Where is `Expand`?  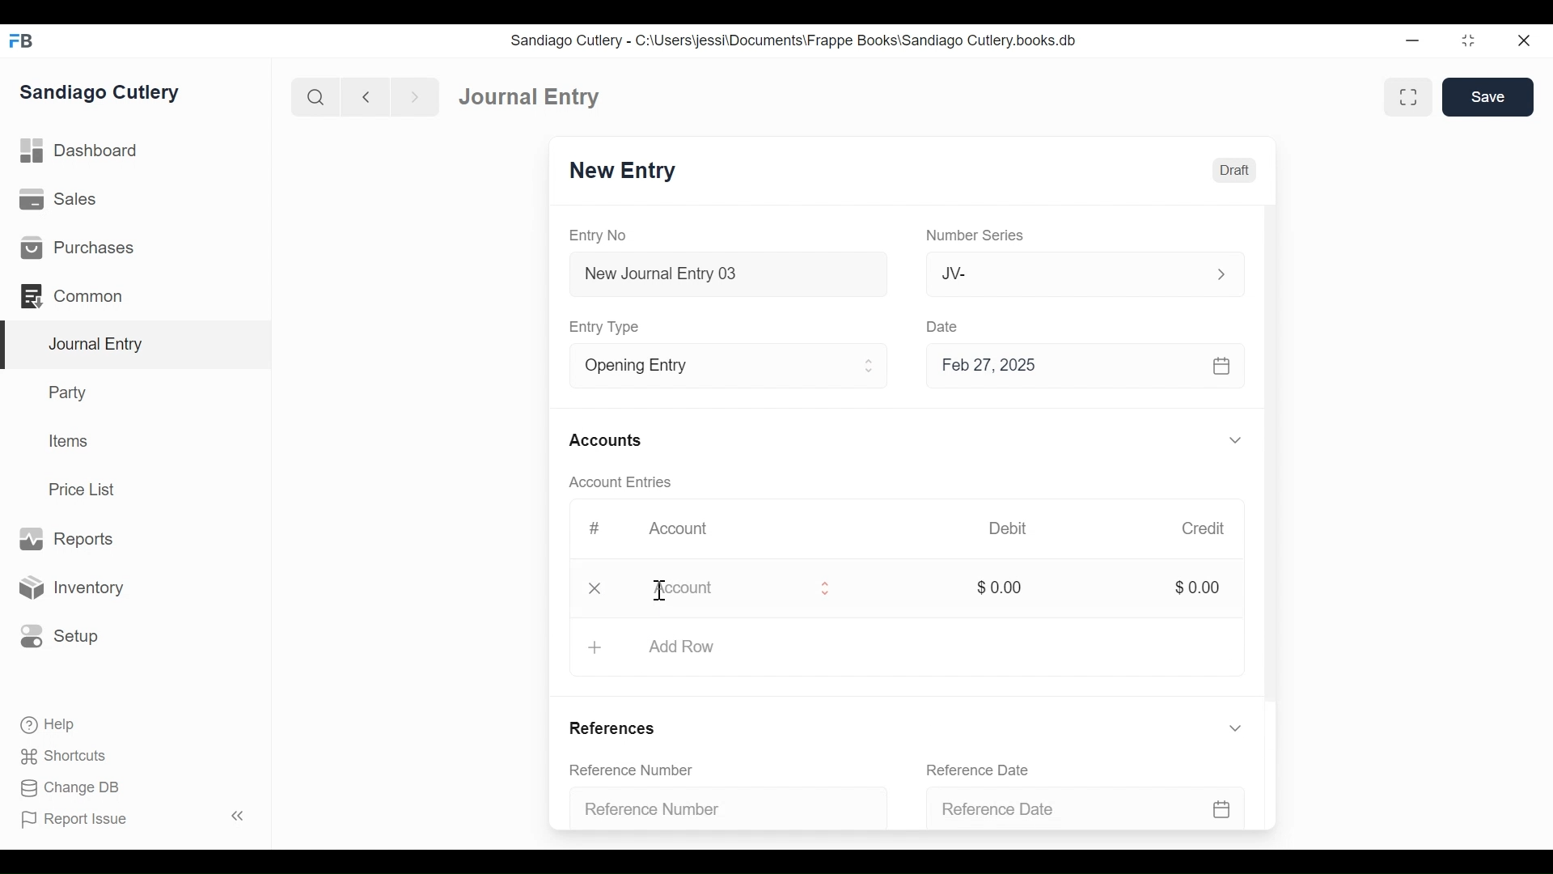 Expand is located at coordinates (1238, 439).